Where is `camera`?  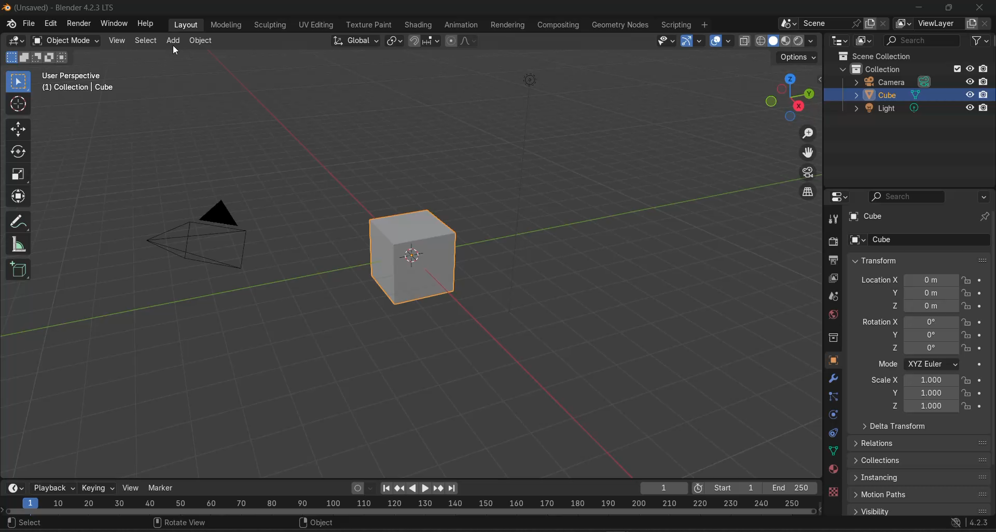
camera is located at coordinates (528, 193).